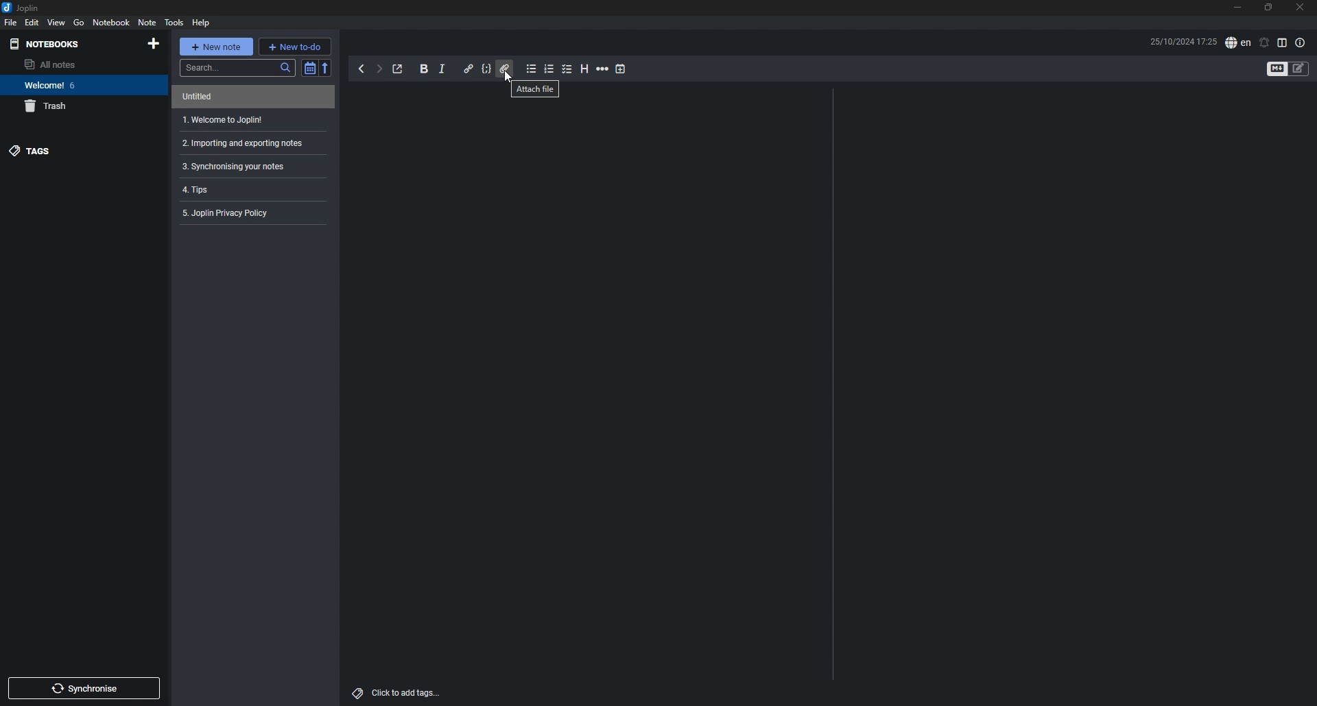  I want to click on 1.Welcome to Joplin, so click(250, 120).